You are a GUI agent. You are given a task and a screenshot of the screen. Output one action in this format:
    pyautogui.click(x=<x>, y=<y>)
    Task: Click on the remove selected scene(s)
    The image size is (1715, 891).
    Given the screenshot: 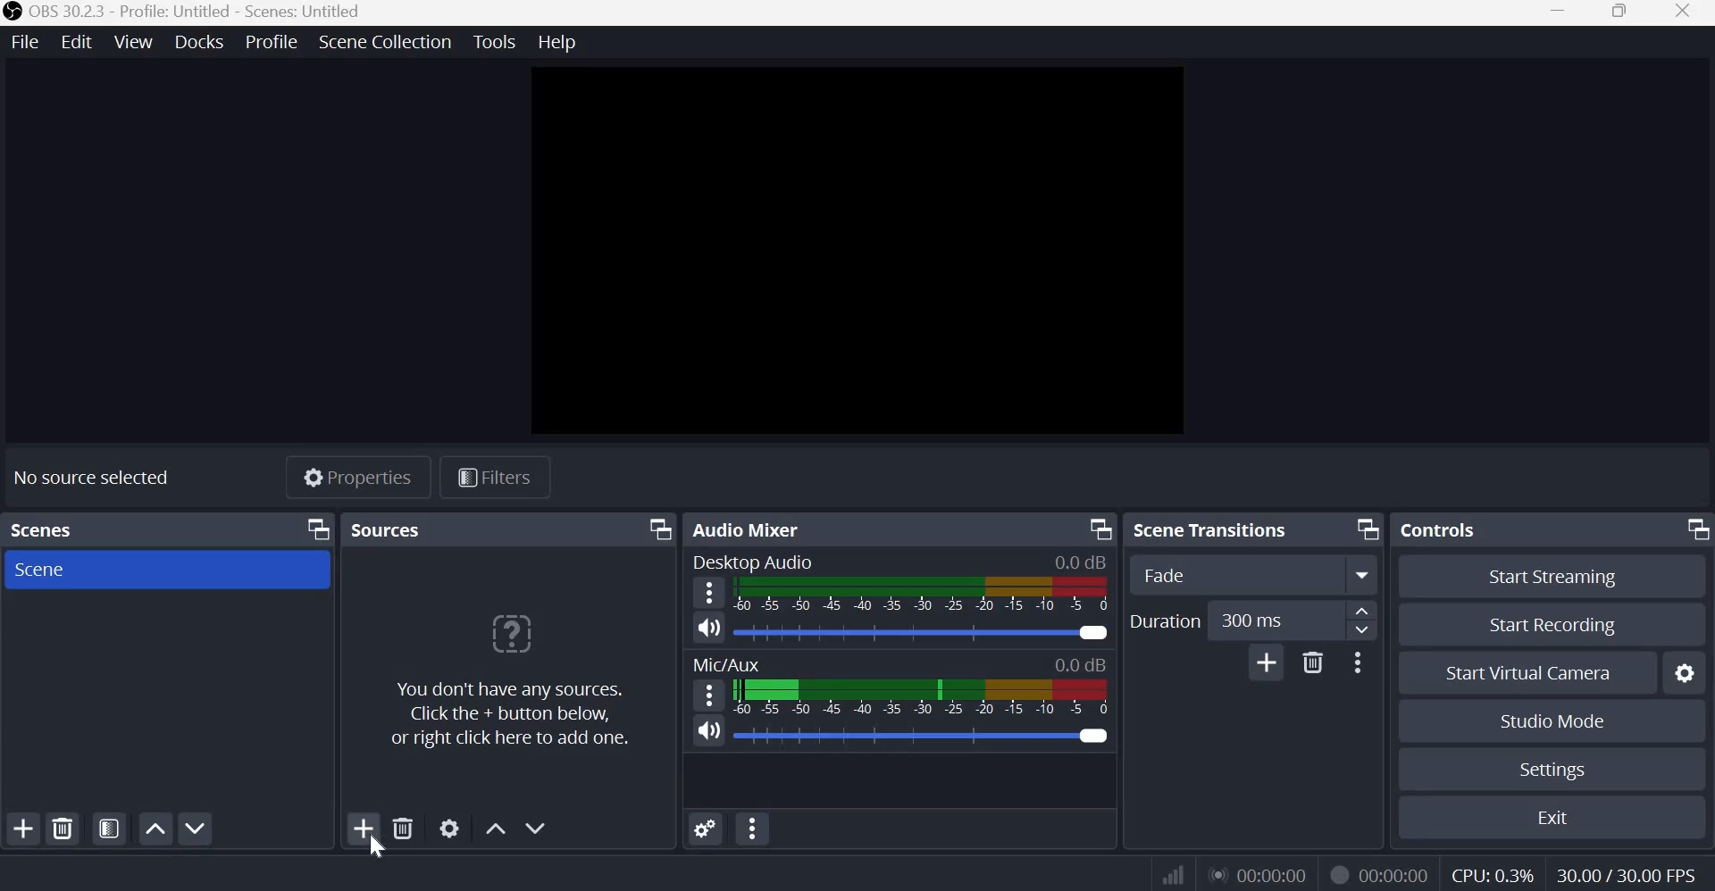 What is the action you would take?
    pyautogui.click(x=66, y=829)
    